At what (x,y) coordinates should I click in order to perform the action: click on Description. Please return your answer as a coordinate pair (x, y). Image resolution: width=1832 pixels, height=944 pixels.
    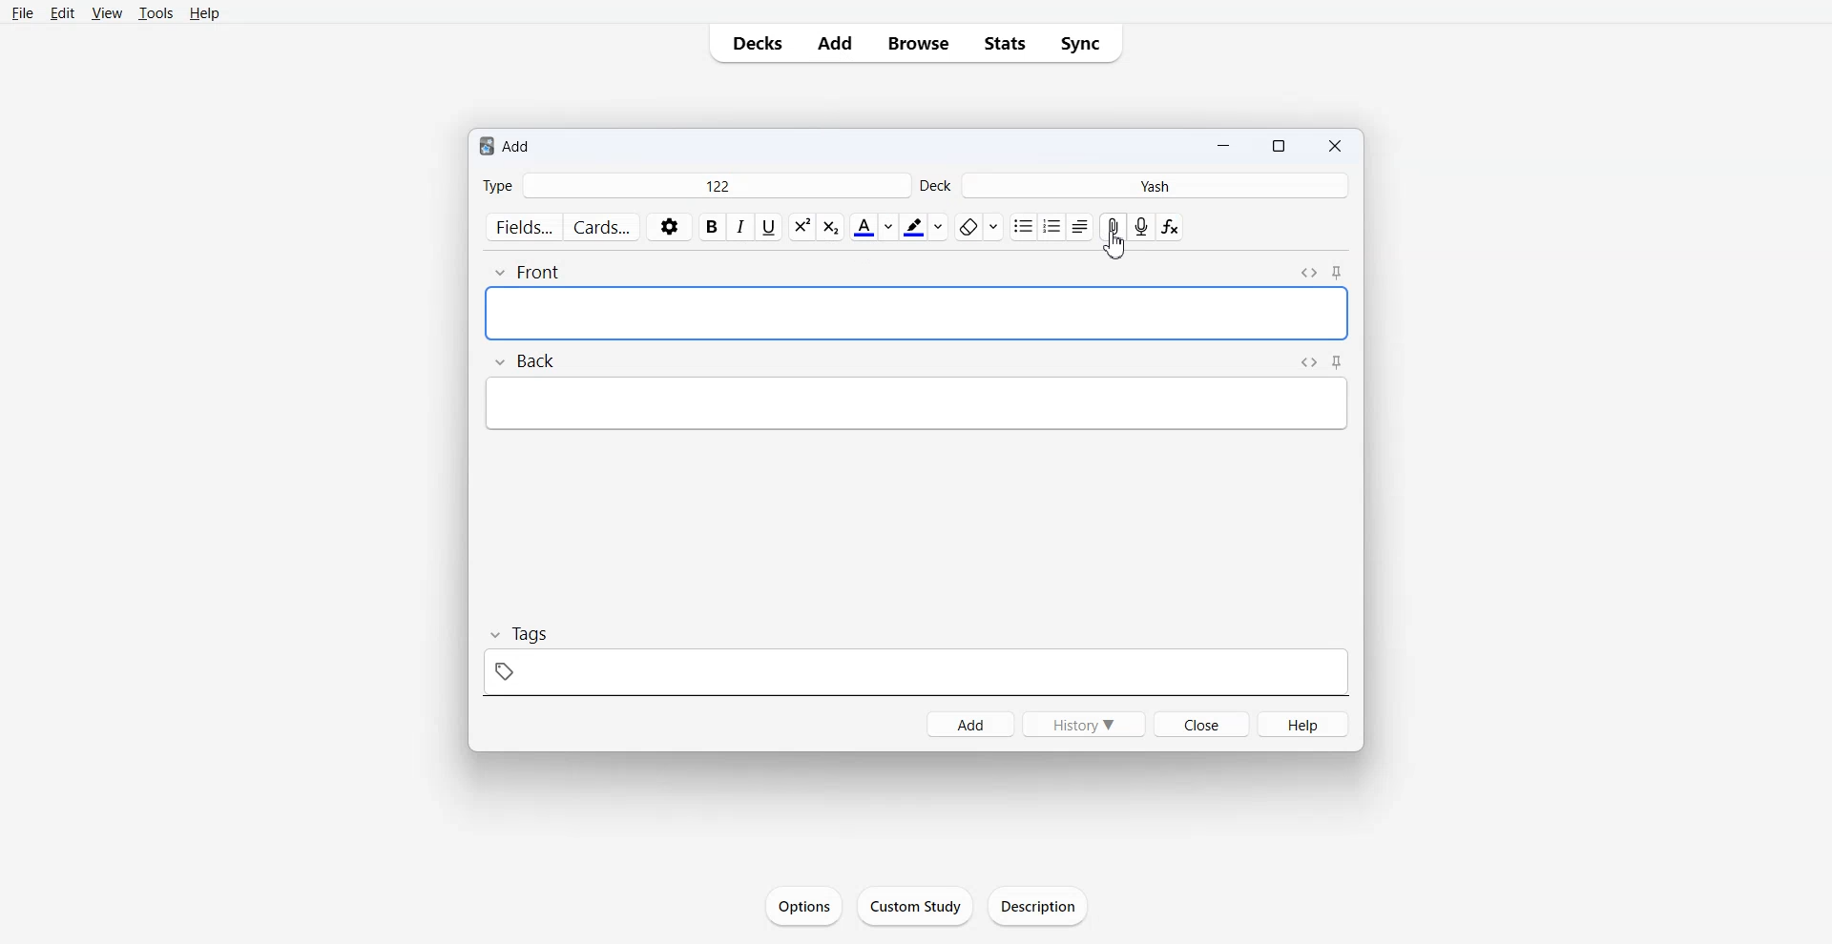
    Looking at the image, I should click on (1034, 906).